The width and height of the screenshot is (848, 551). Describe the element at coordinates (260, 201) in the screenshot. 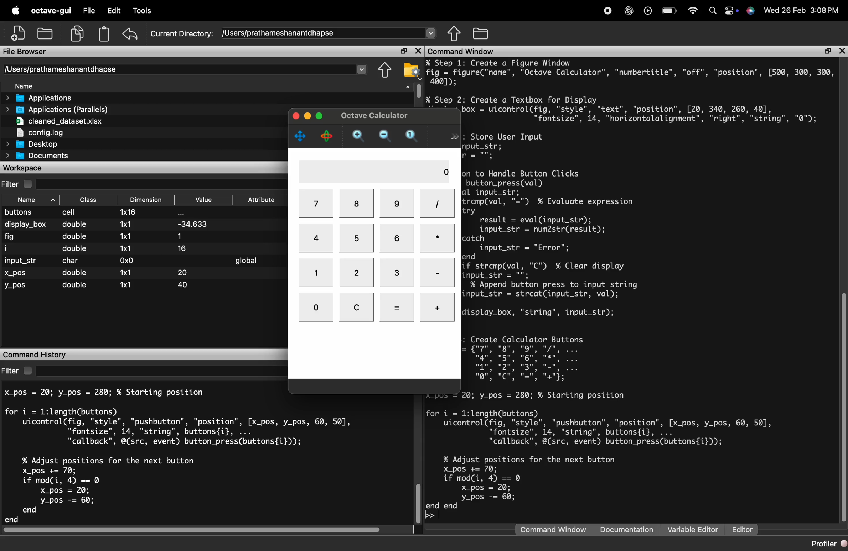

I see `Attribute` at that location.